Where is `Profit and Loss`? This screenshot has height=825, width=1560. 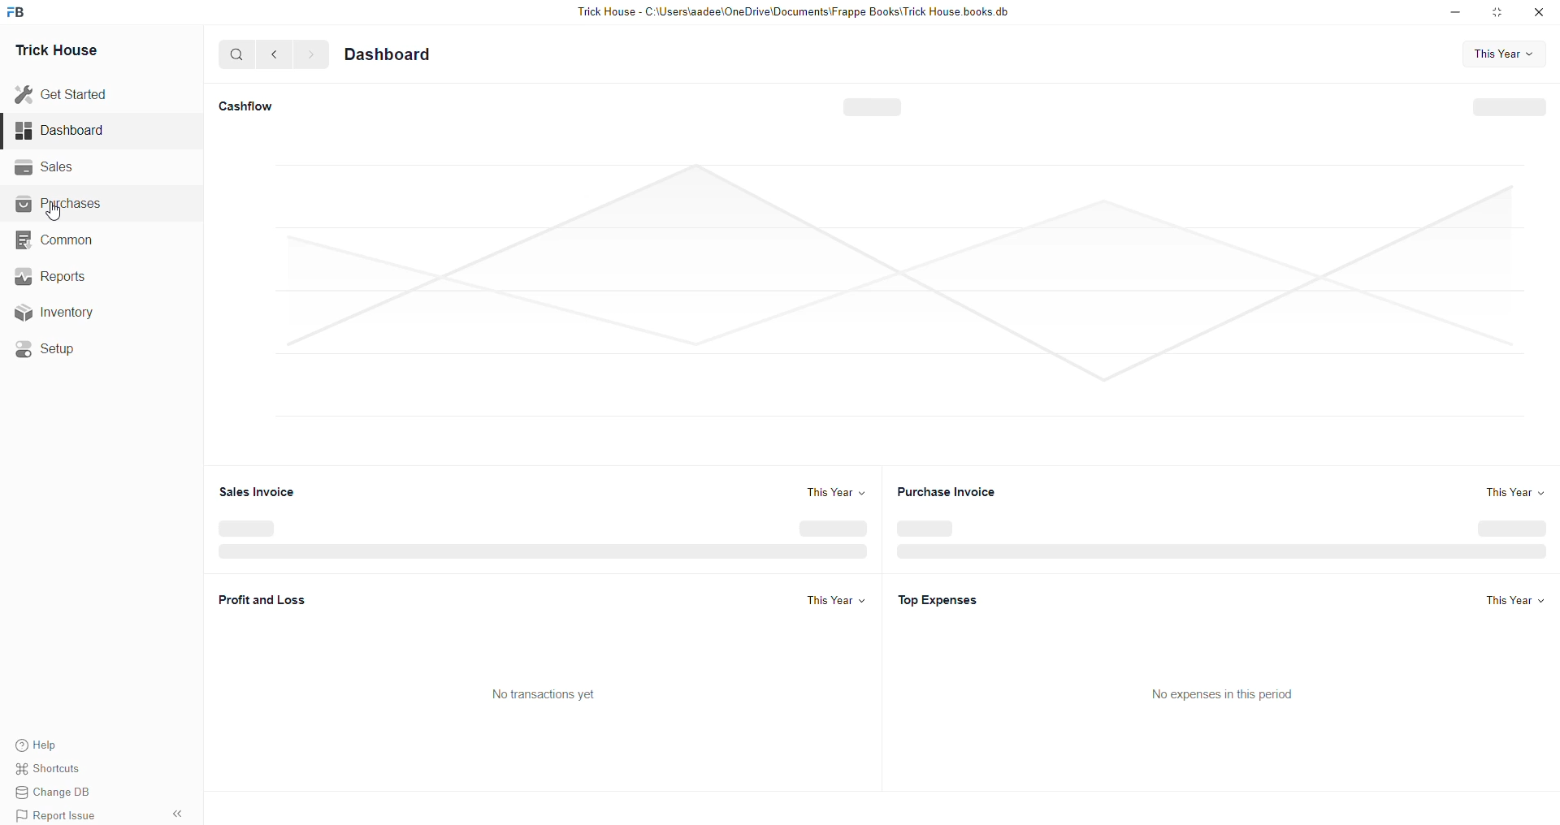 Profit and Loss is located at coordinates (263, 598).